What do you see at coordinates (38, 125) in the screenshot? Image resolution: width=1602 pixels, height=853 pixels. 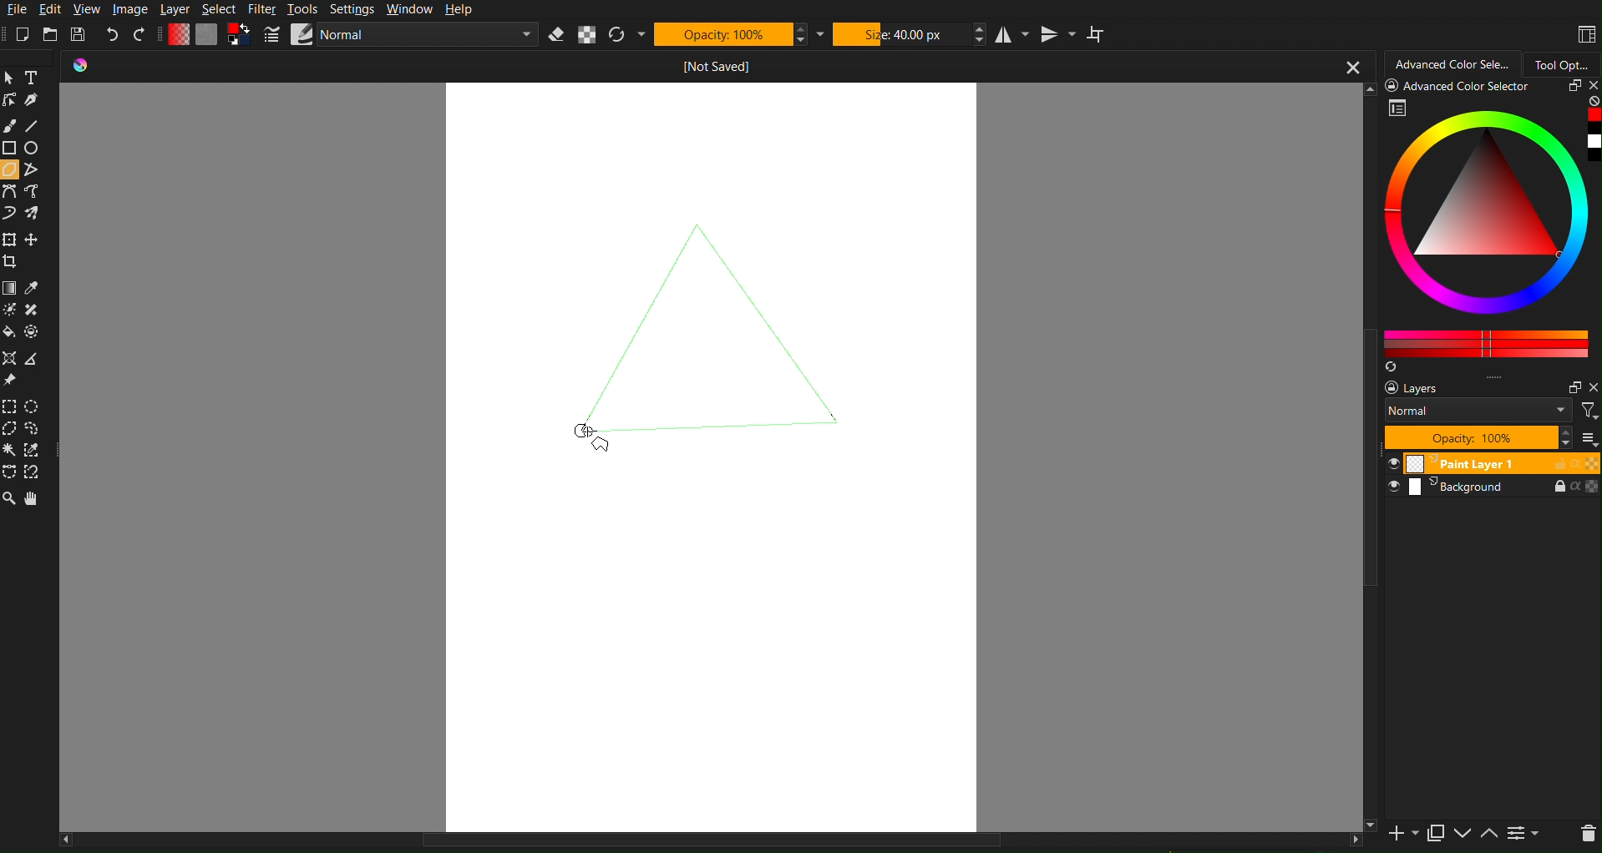 I see `Line ` at bounding box center [38, 125].